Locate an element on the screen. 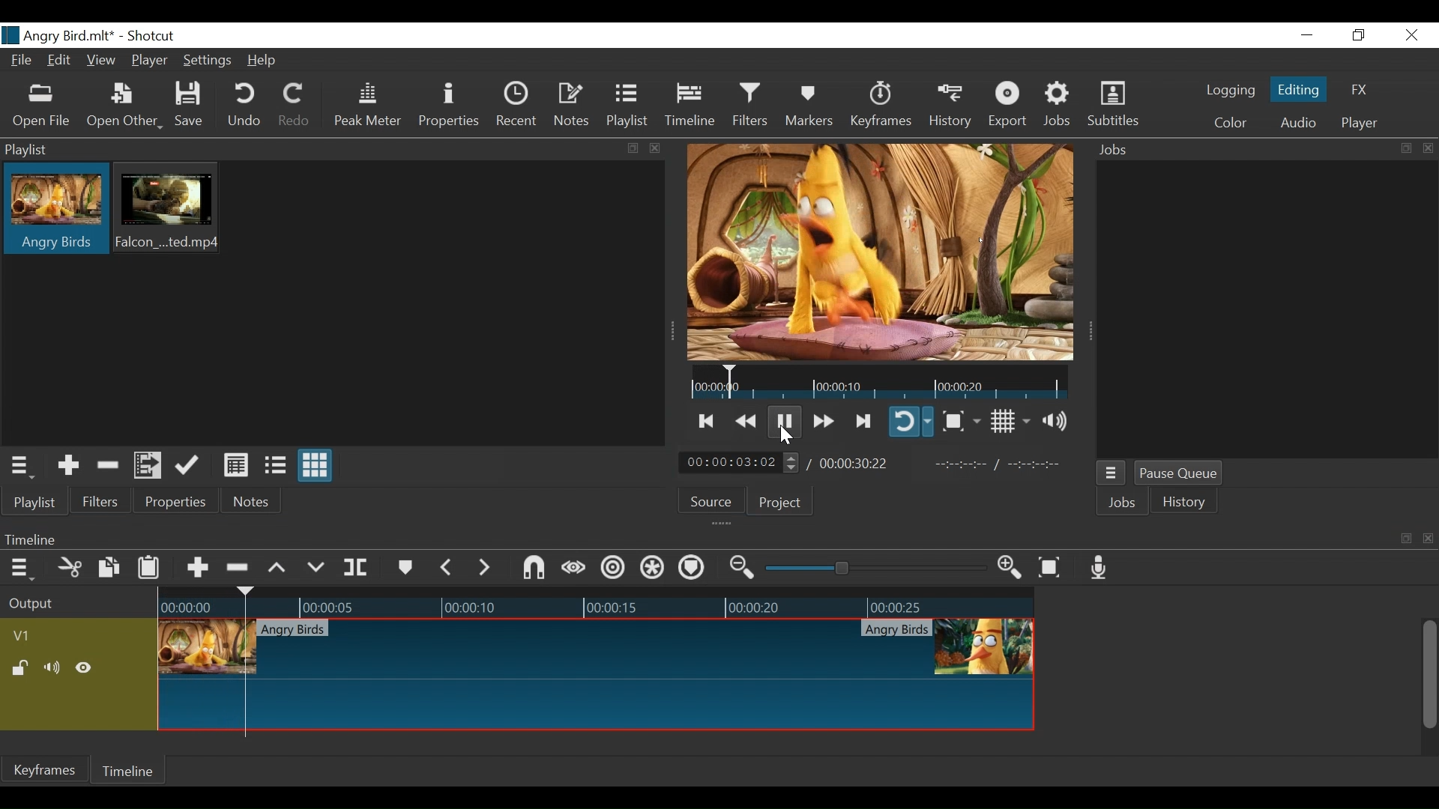 This screenshot has width=1439, height=809. Project is located at coordinates (781, 505).